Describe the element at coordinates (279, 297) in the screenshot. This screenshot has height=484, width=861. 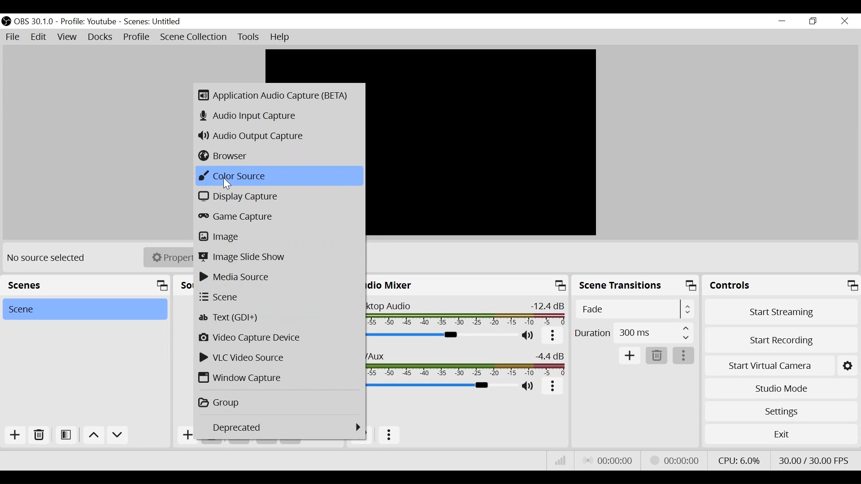
I see `Scene` at that location.